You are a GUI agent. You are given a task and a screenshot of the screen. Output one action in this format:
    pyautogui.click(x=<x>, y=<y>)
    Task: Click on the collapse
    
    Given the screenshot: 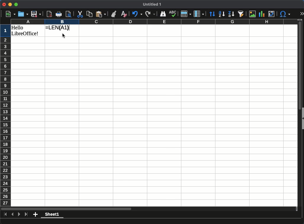 What is the action you would take?
    pyautogui.click(x=302, y=119)
    